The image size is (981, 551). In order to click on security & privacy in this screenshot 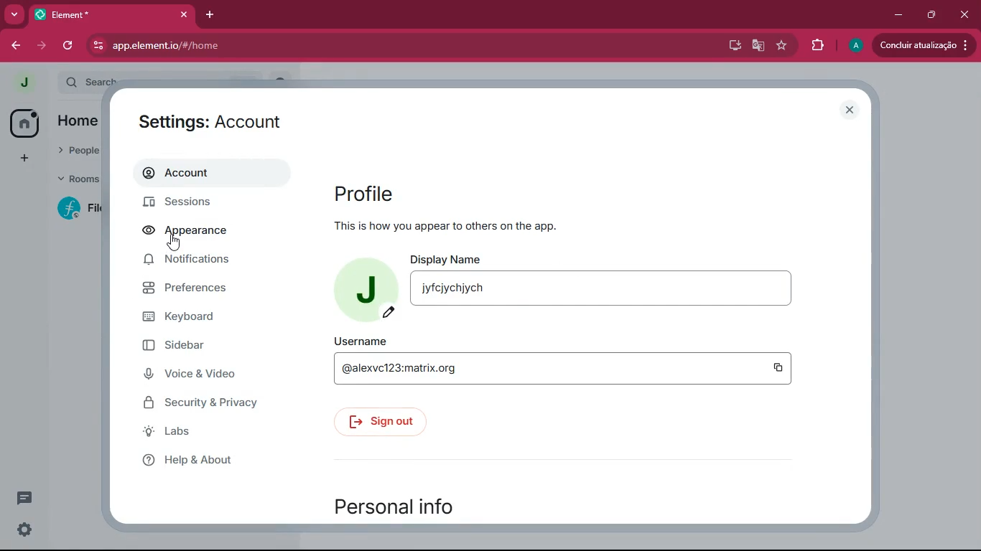, I will do `click(205, 402)`.